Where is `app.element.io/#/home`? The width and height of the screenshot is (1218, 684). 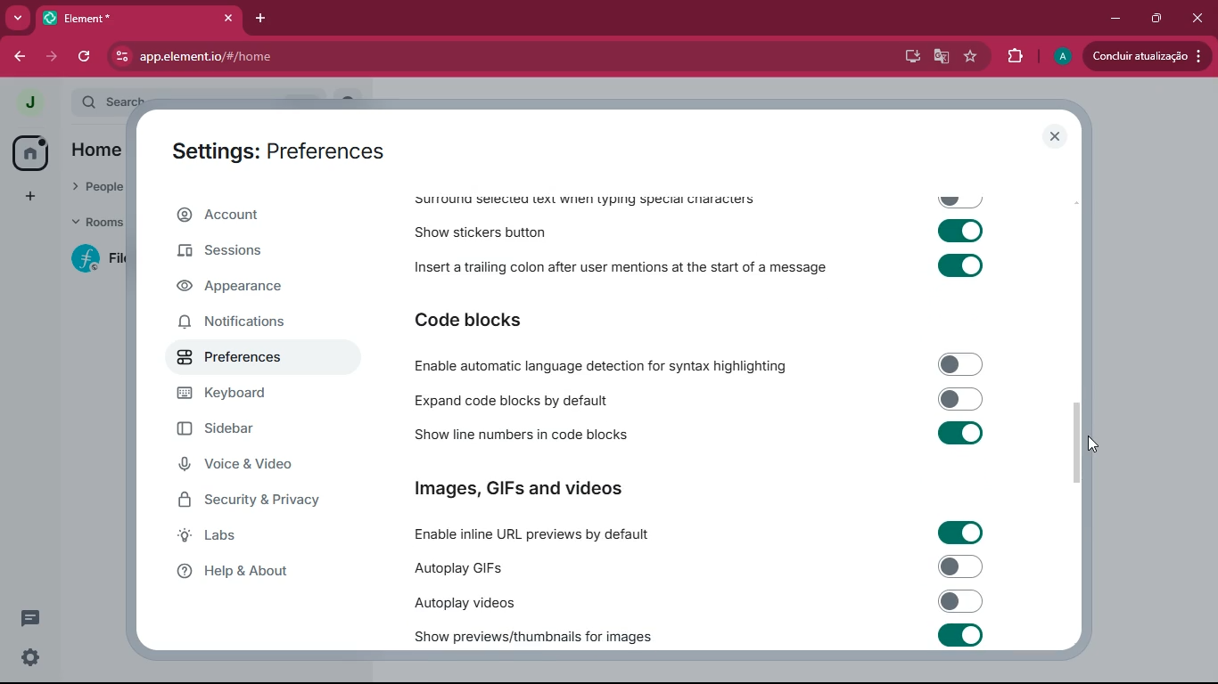 app.element.io/#/home is located at coordinates (258, 56).